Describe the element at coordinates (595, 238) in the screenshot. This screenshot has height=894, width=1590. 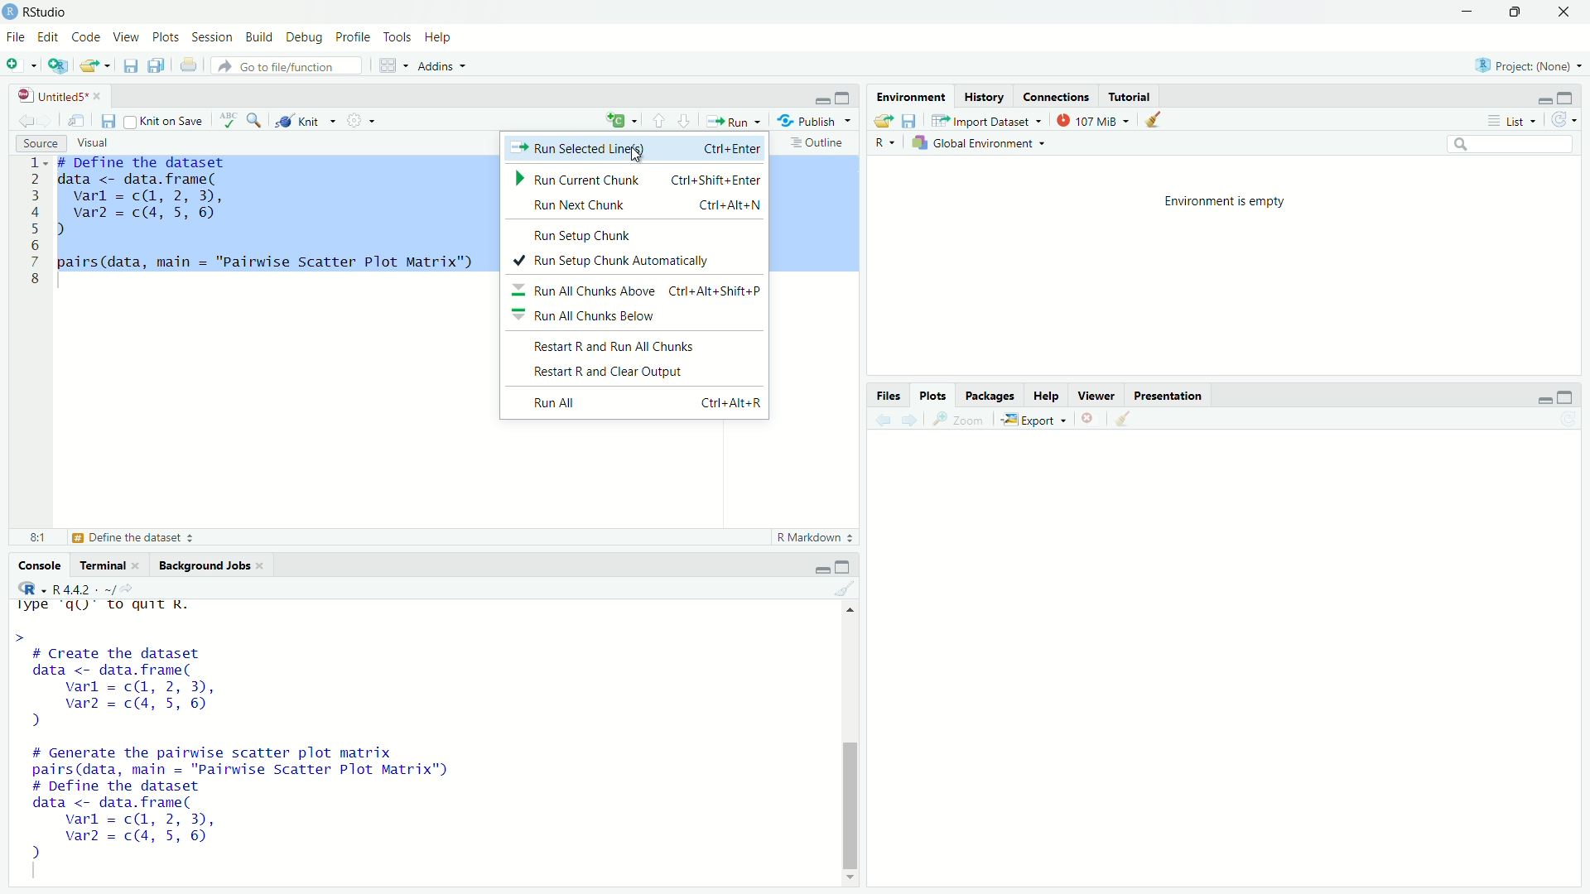
I see `Run Setup Chunk` at that location.